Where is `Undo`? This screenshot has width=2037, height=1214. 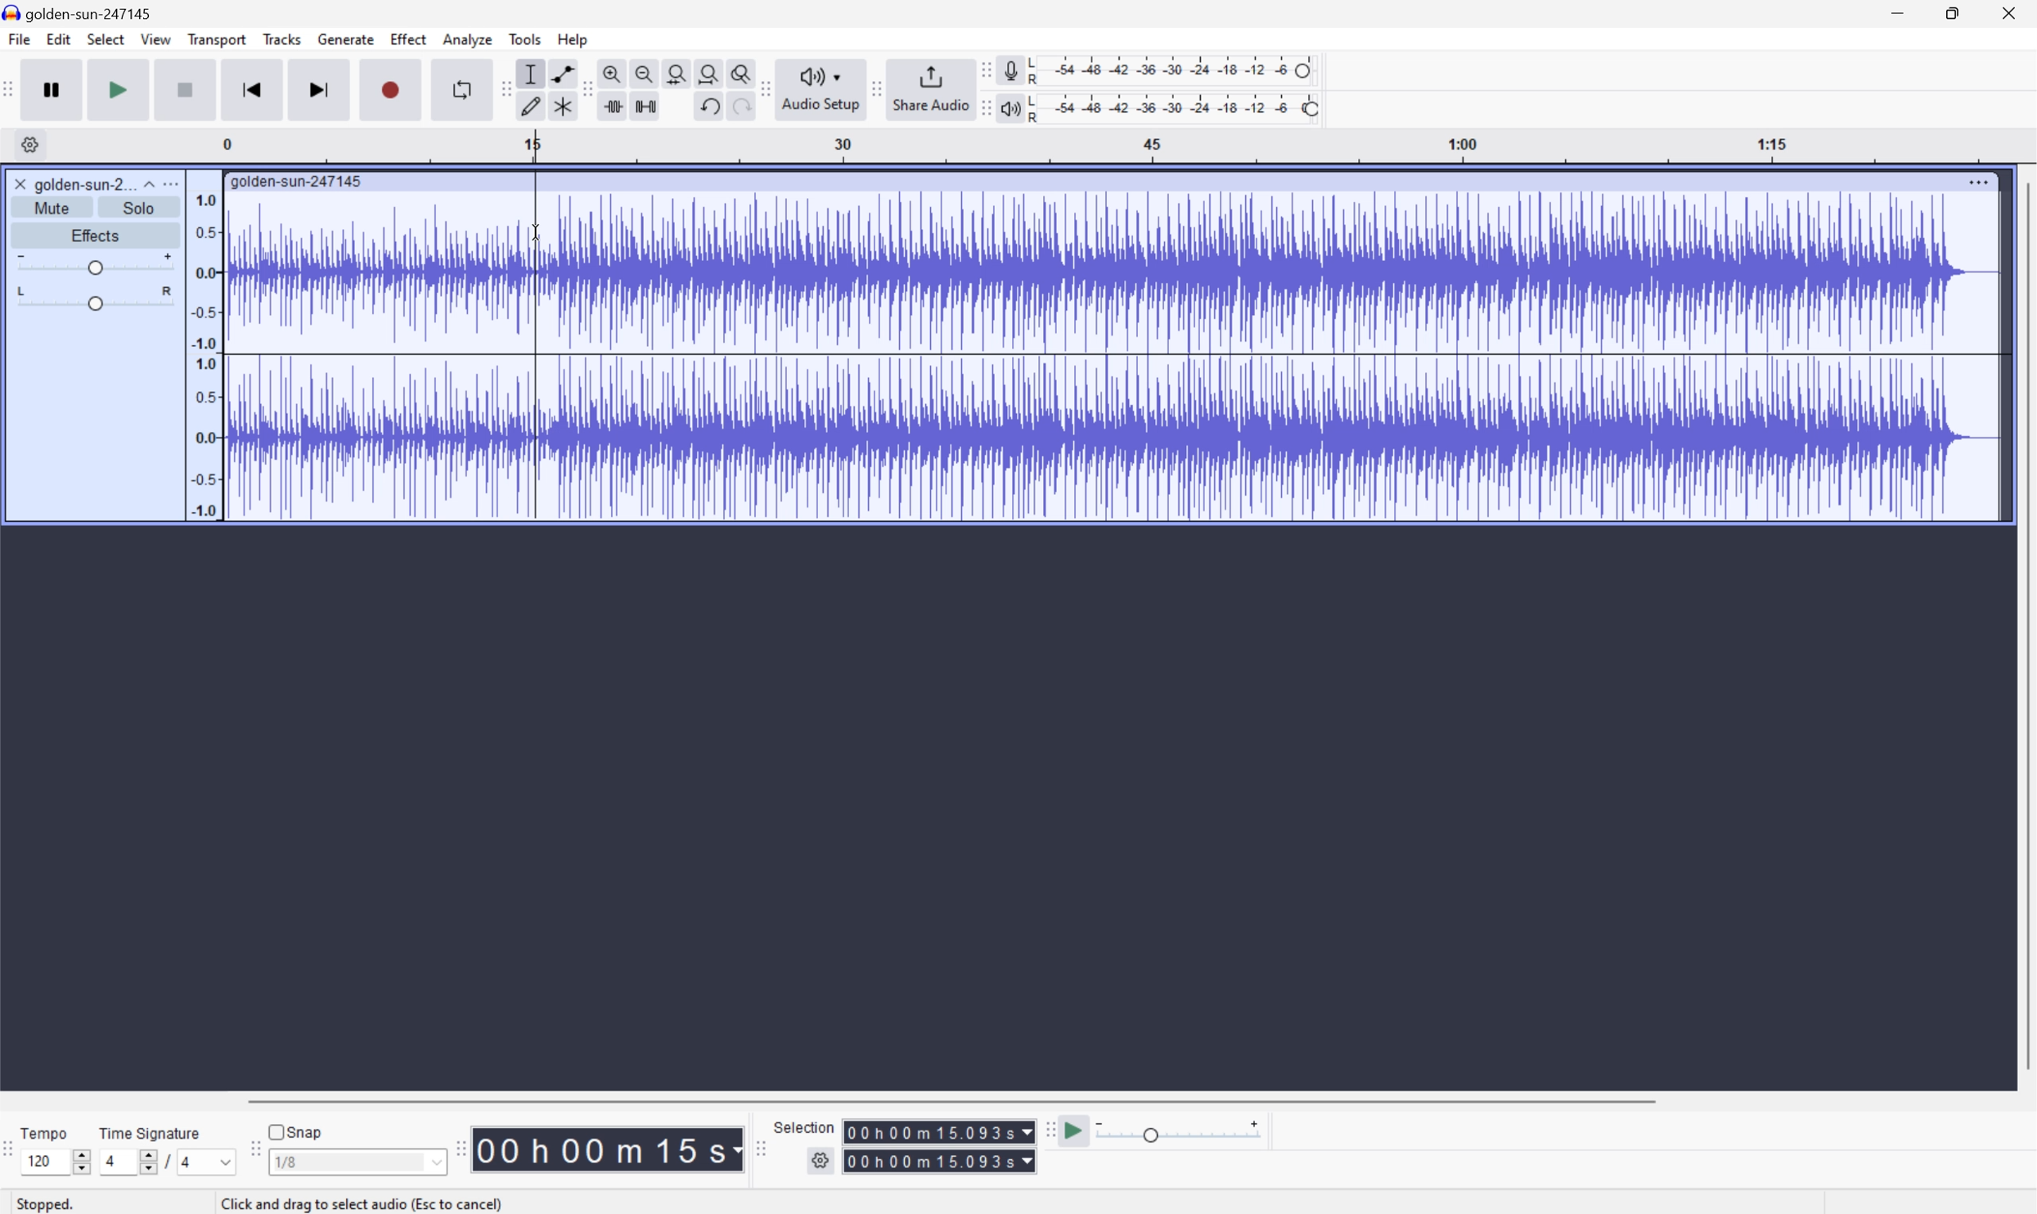
Undo is located at coordinates (707, 104).